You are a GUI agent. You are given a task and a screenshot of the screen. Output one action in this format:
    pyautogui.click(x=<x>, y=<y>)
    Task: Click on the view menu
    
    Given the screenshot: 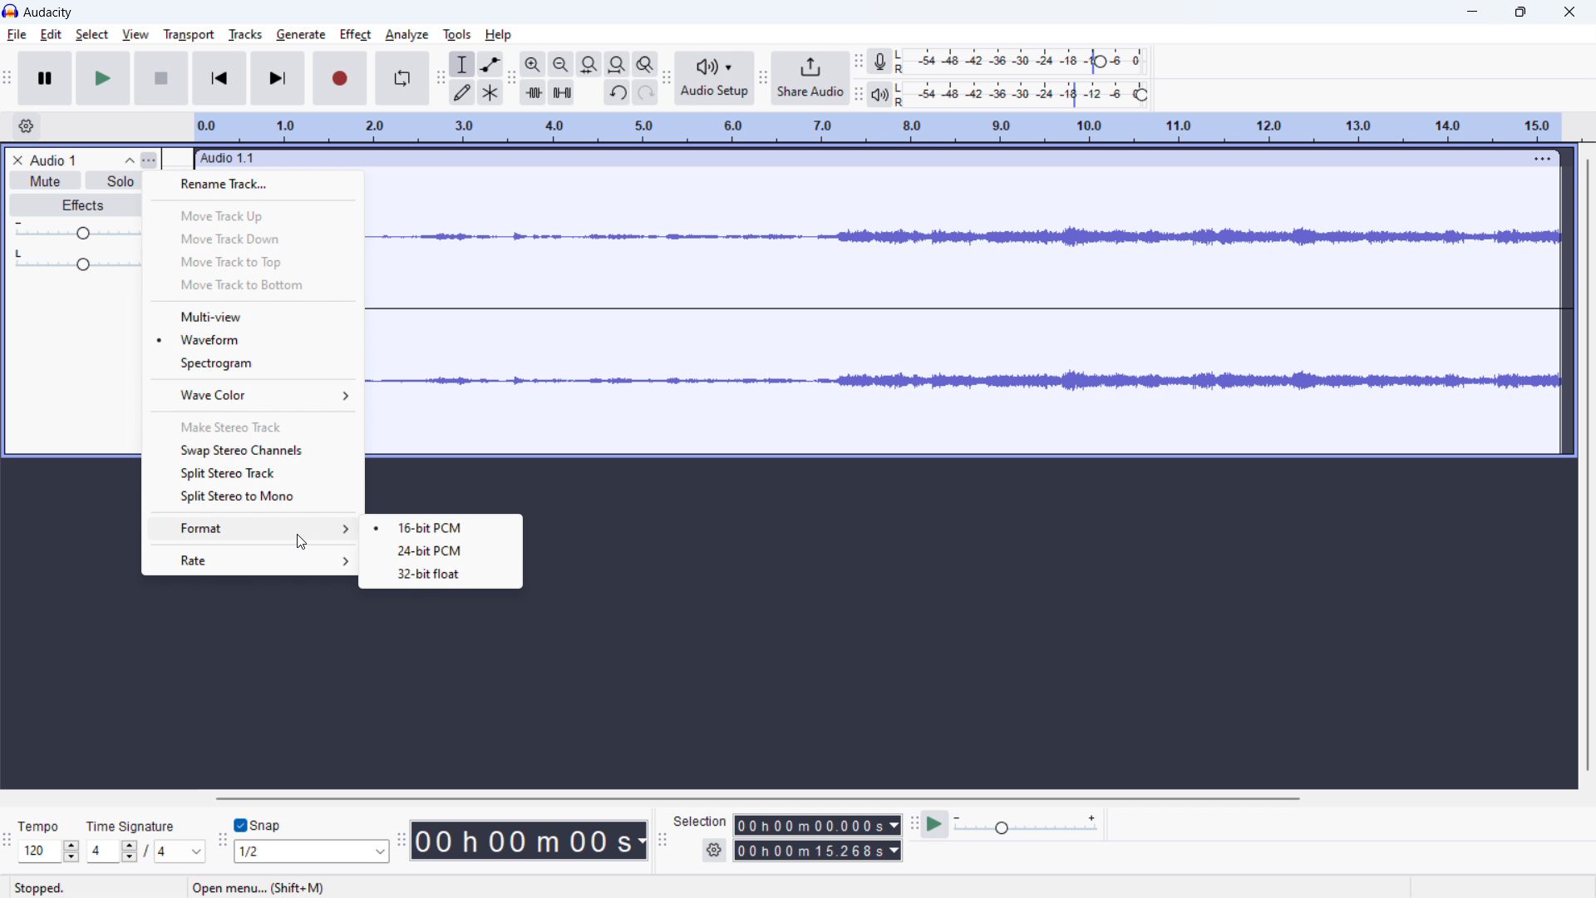 What is the action you would take?
    pyautogui.click(x=1539, y=158)
    